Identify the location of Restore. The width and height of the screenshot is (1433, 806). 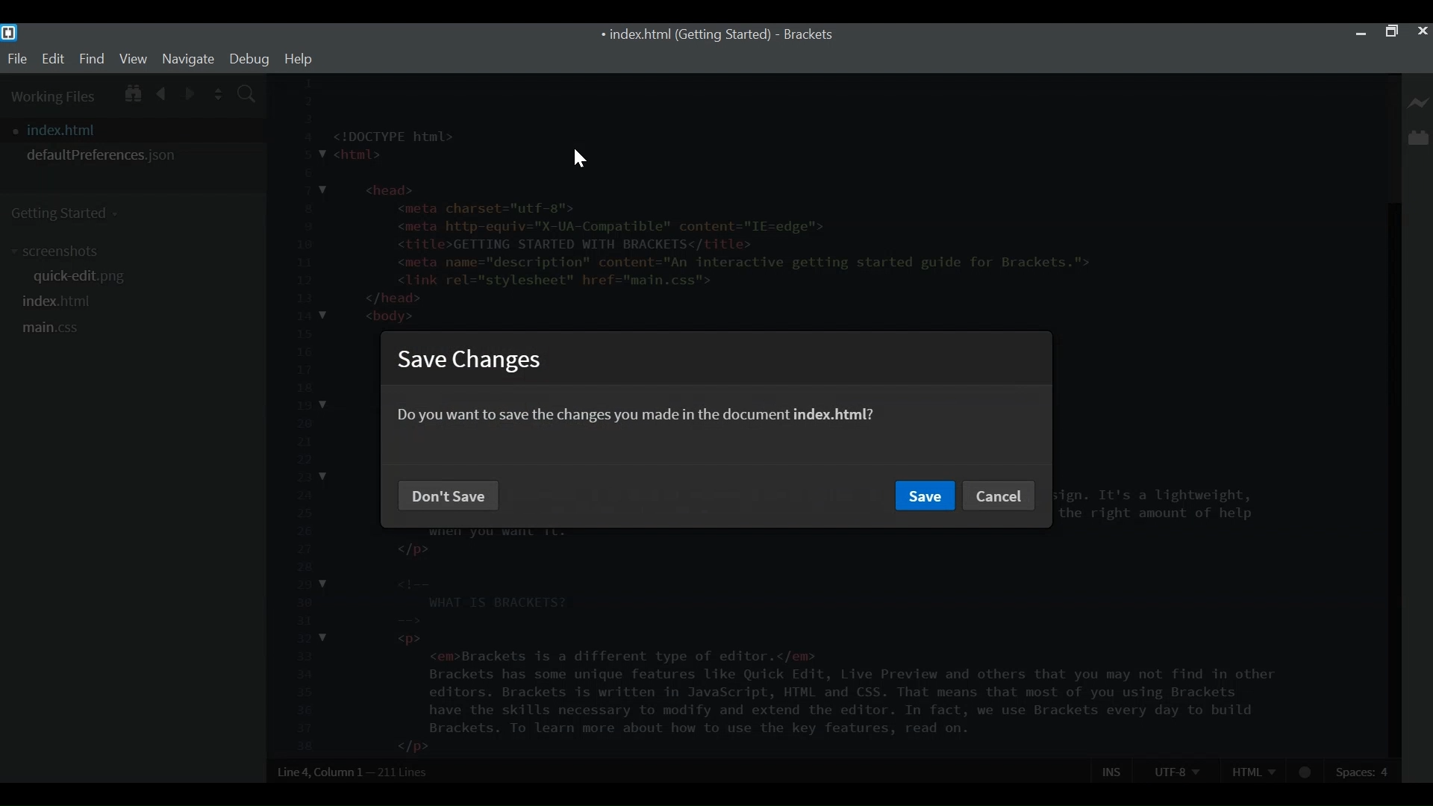
(1390, 32).